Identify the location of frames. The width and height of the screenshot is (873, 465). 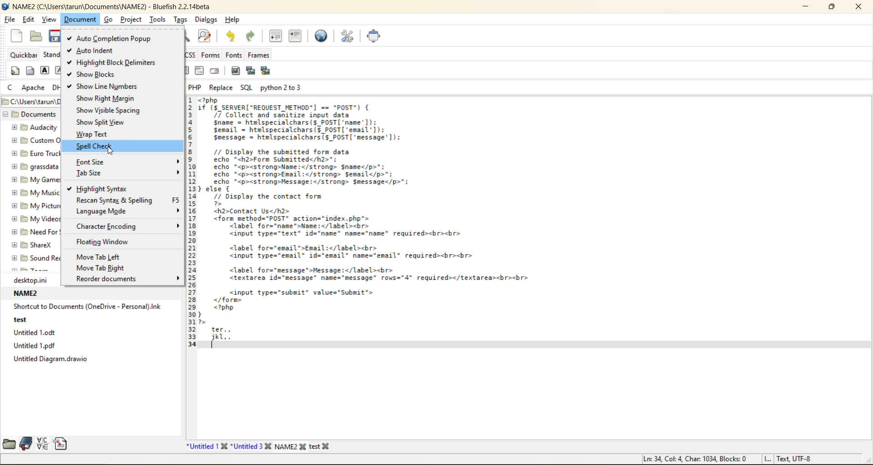
(258, 55).